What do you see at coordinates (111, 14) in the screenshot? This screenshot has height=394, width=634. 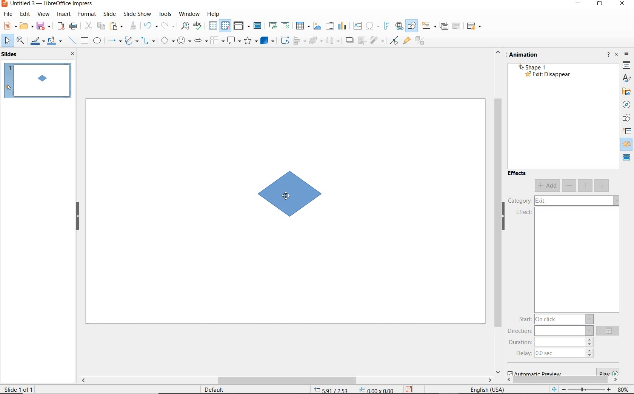 I see `slide` at bounding box center [111, 14].